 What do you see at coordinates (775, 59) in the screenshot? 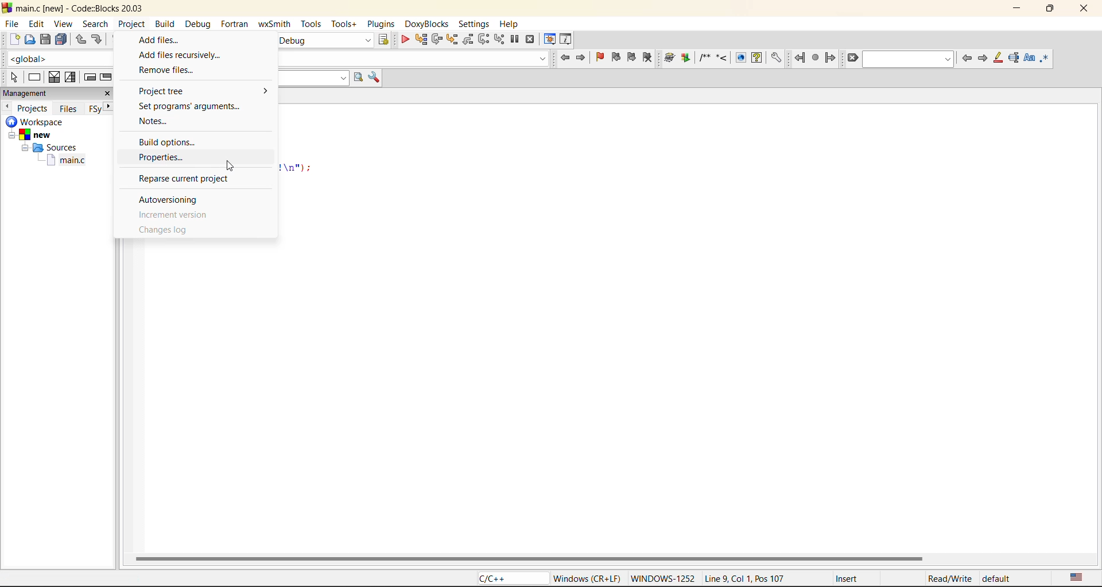
I see `Open DoxyBlocks' preferences` at bounding box center [775, 59].